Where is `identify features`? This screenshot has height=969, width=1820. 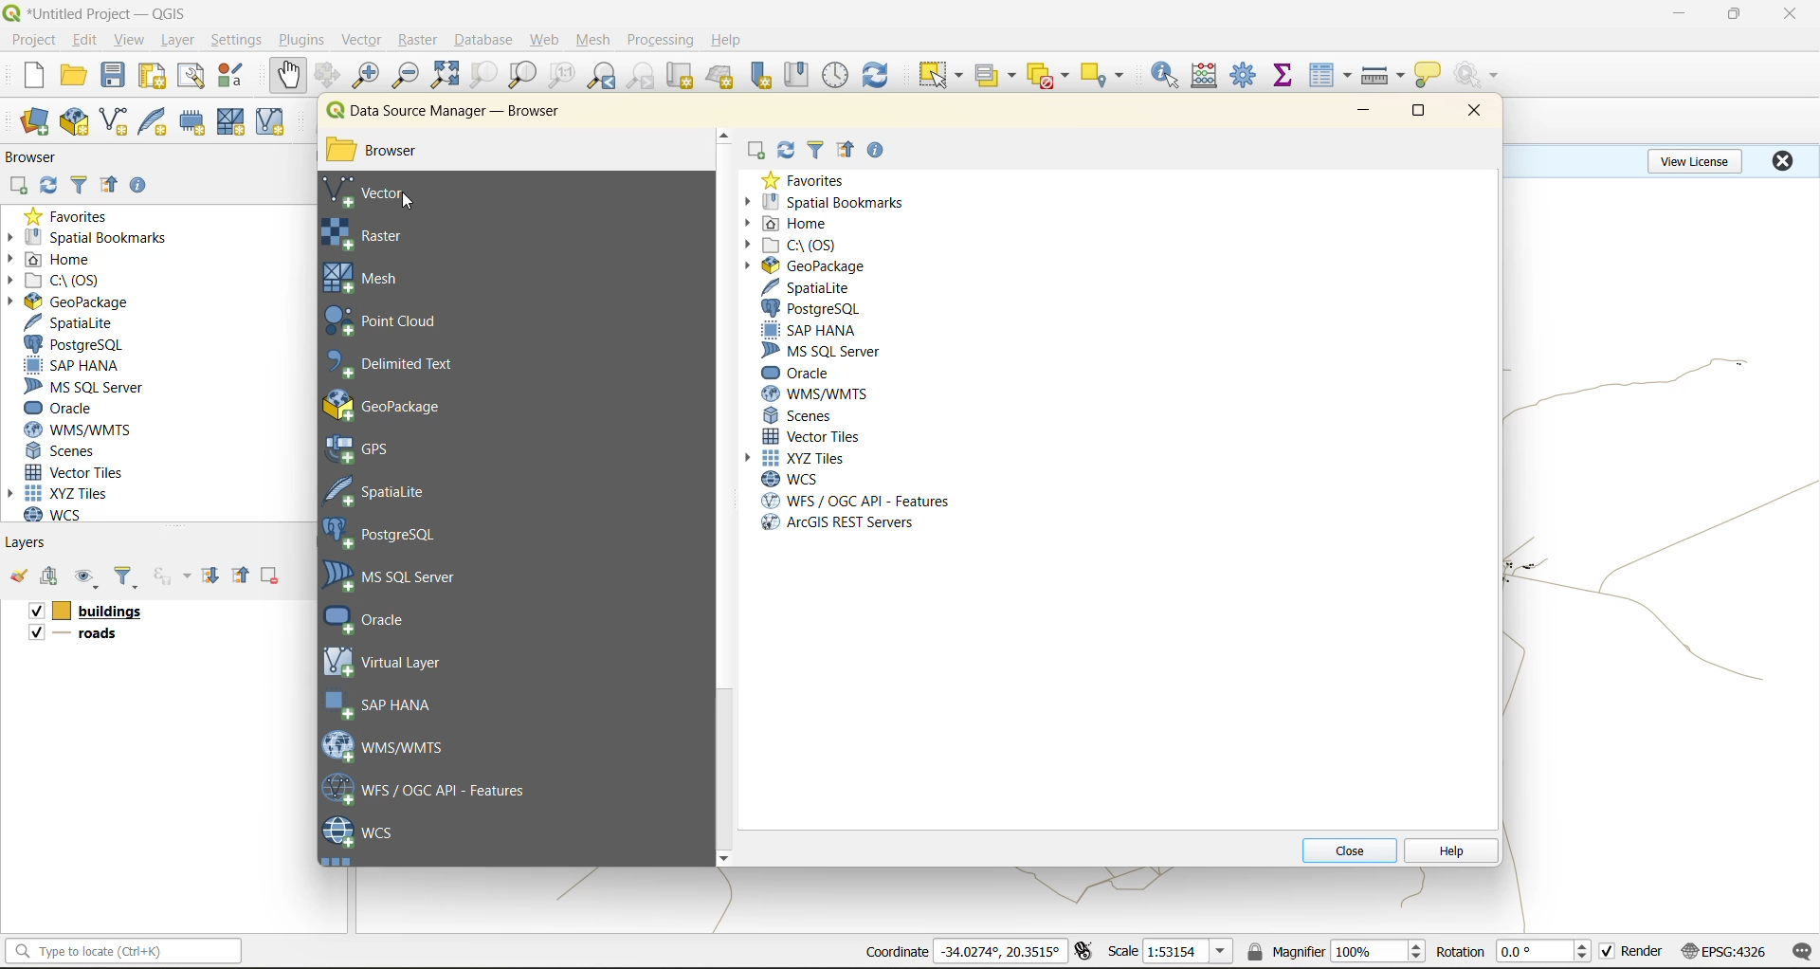
identify features is located at coordinates (1172, 75).